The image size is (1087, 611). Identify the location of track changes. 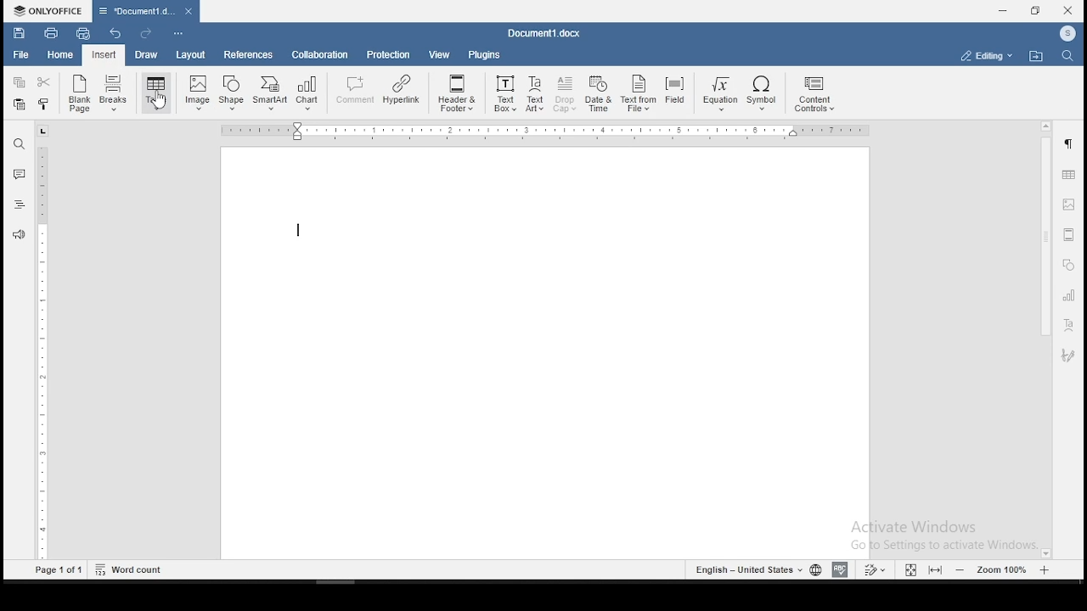
(876, 569).